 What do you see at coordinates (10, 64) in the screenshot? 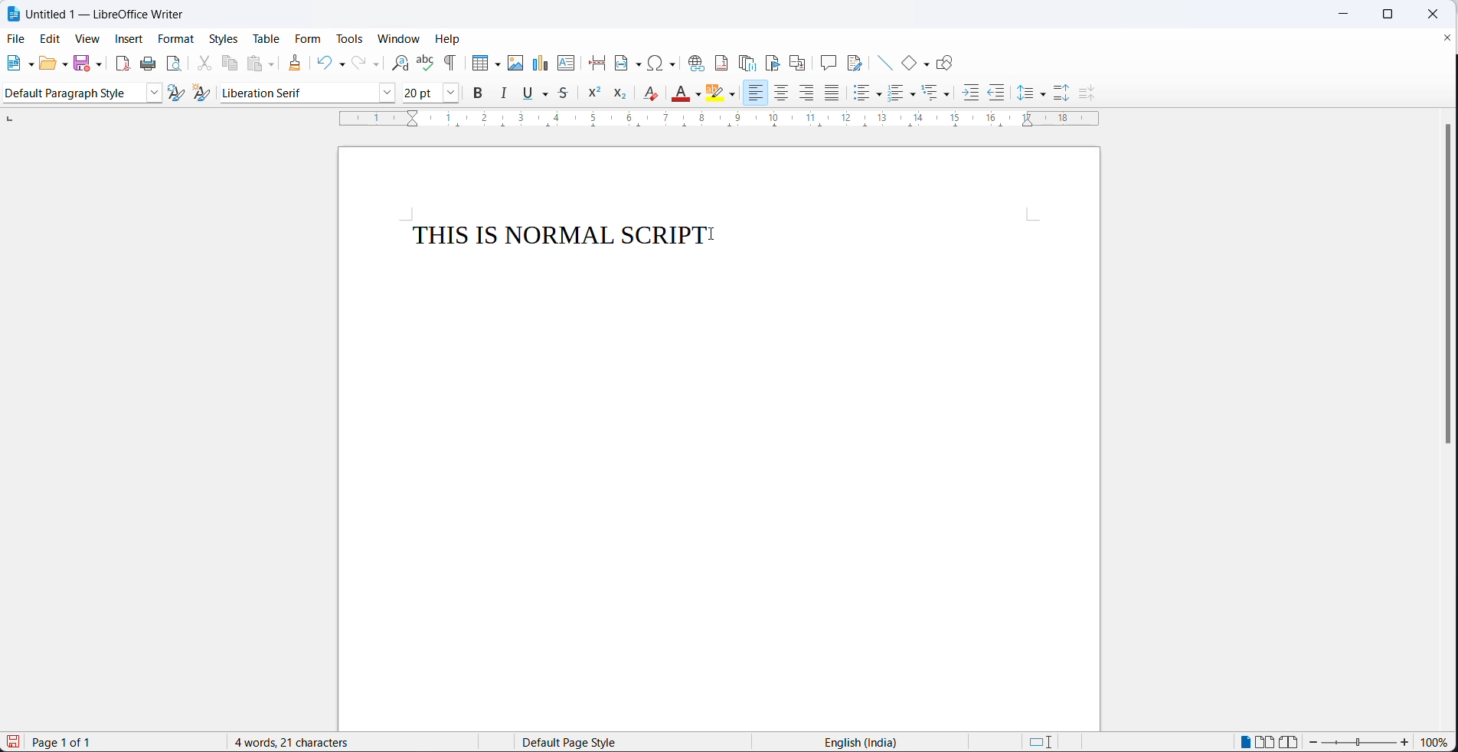
I see `new file` at bounding box center [10, 64].